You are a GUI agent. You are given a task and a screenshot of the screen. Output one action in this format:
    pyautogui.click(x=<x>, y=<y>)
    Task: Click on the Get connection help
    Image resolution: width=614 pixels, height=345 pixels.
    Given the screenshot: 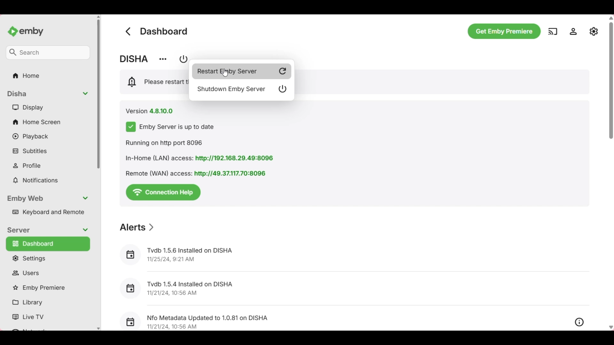 What is the action you would take?
    pyautogui.click(x=163, y=193)
    